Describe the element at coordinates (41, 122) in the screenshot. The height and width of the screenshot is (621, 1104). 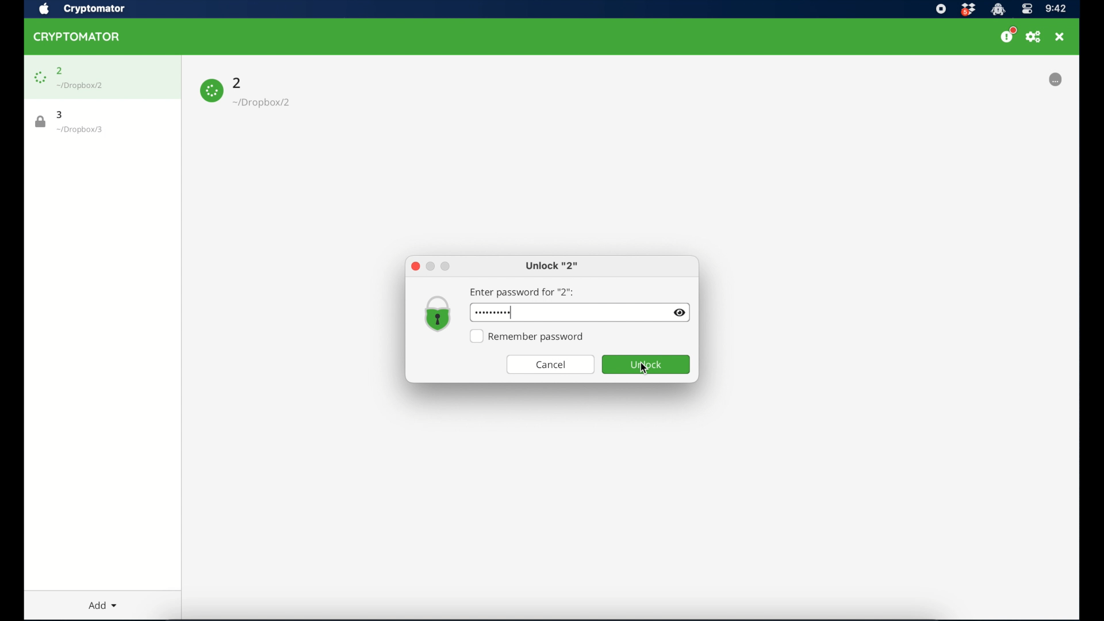
I see `lock icon` at that location.